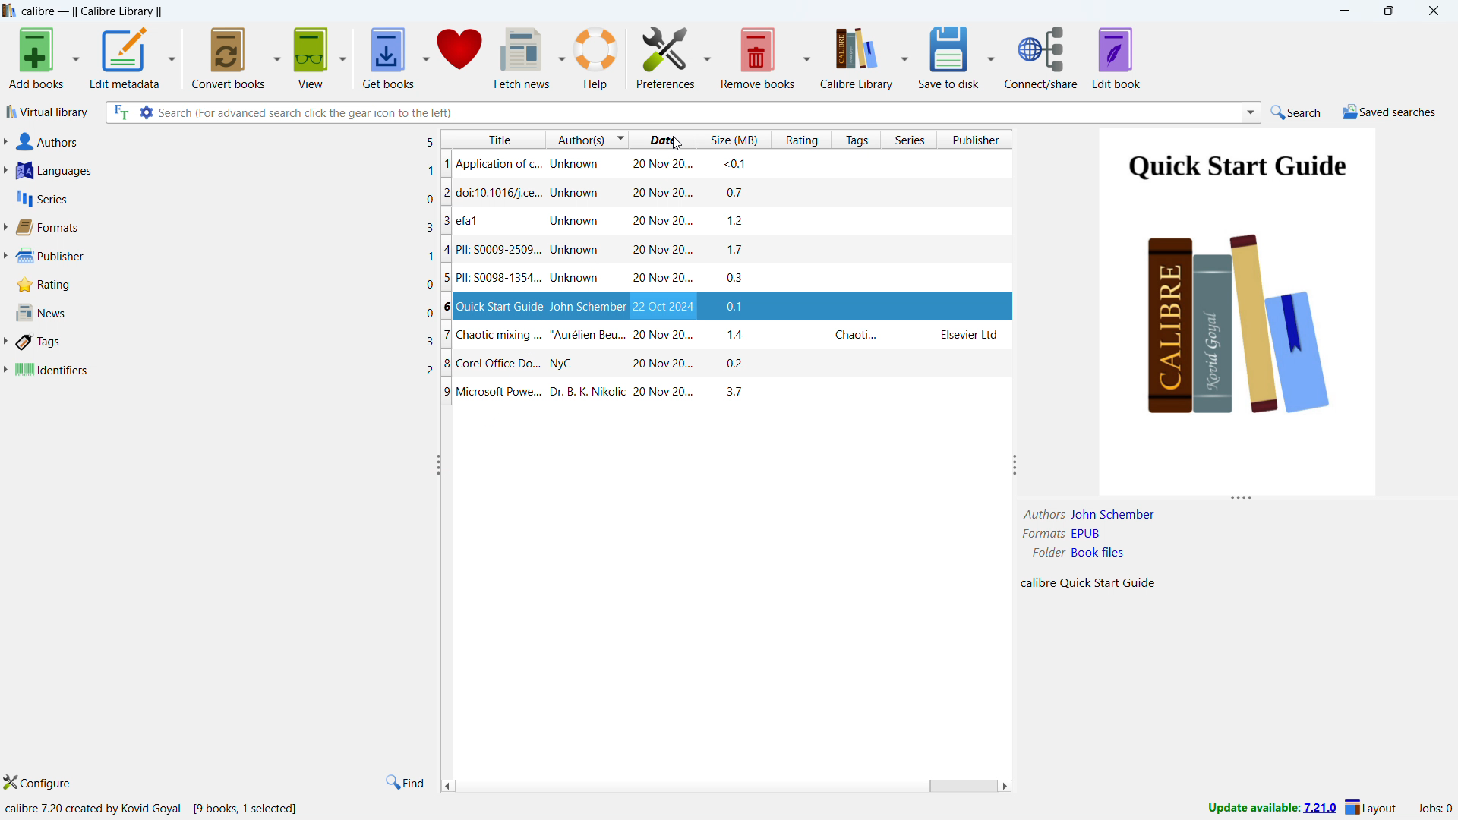  I want to click on saved searches , so click(1391, 112).